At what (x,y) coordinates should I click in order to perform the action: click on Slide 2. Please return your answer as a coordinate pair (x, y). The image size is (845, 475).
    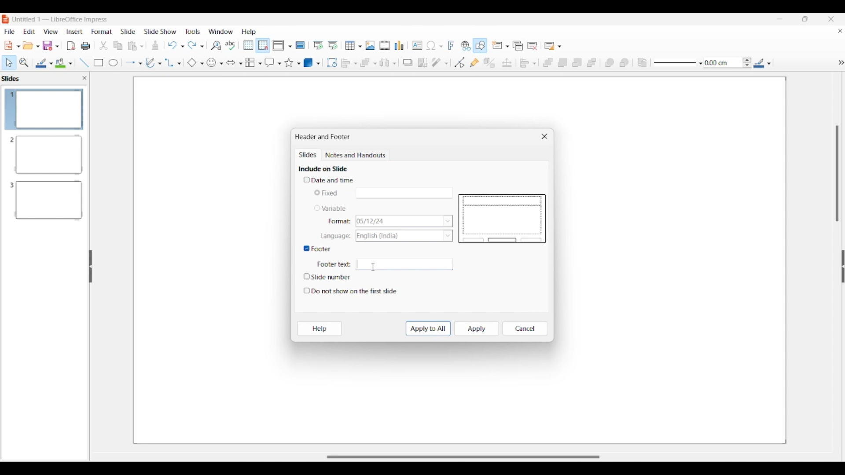
    Looking at the image, I should click on (46, 153).